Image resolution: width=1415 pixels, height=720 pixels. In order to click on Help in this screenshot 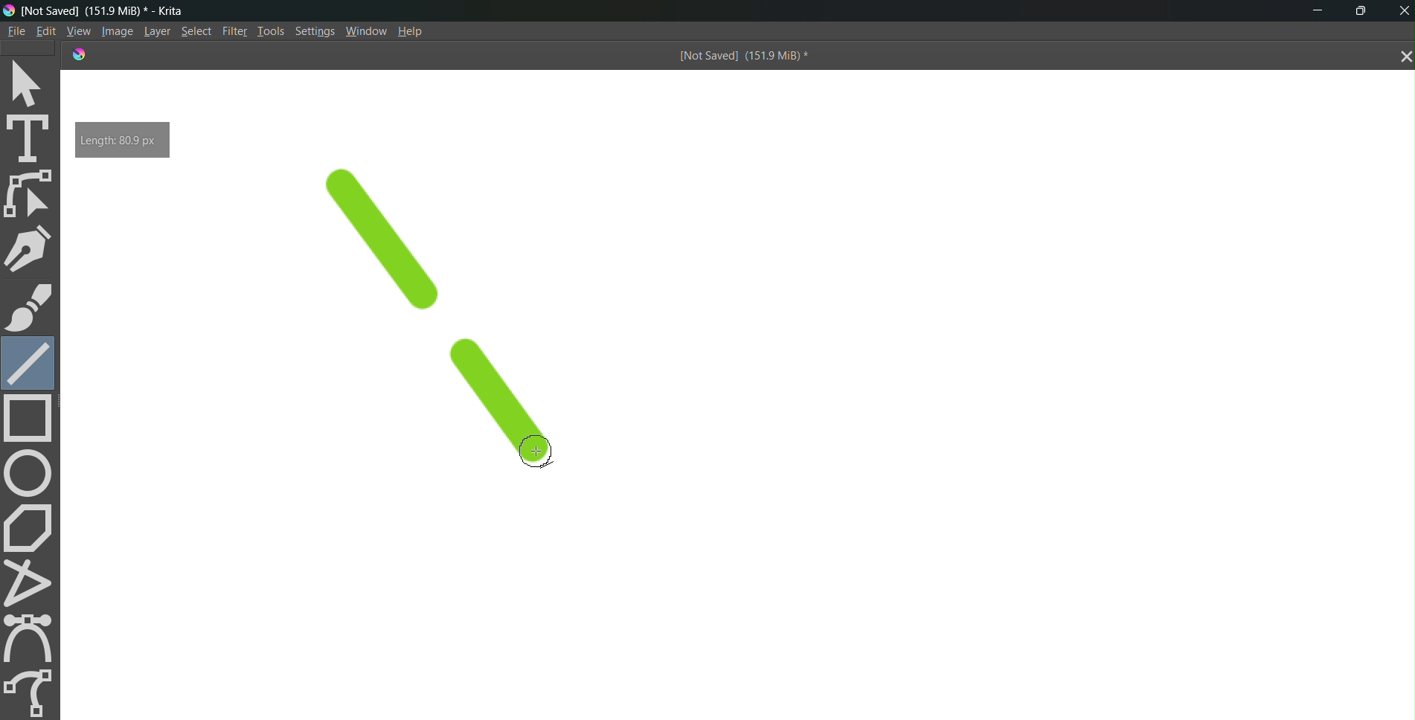, I will do `click(417, 31)`.